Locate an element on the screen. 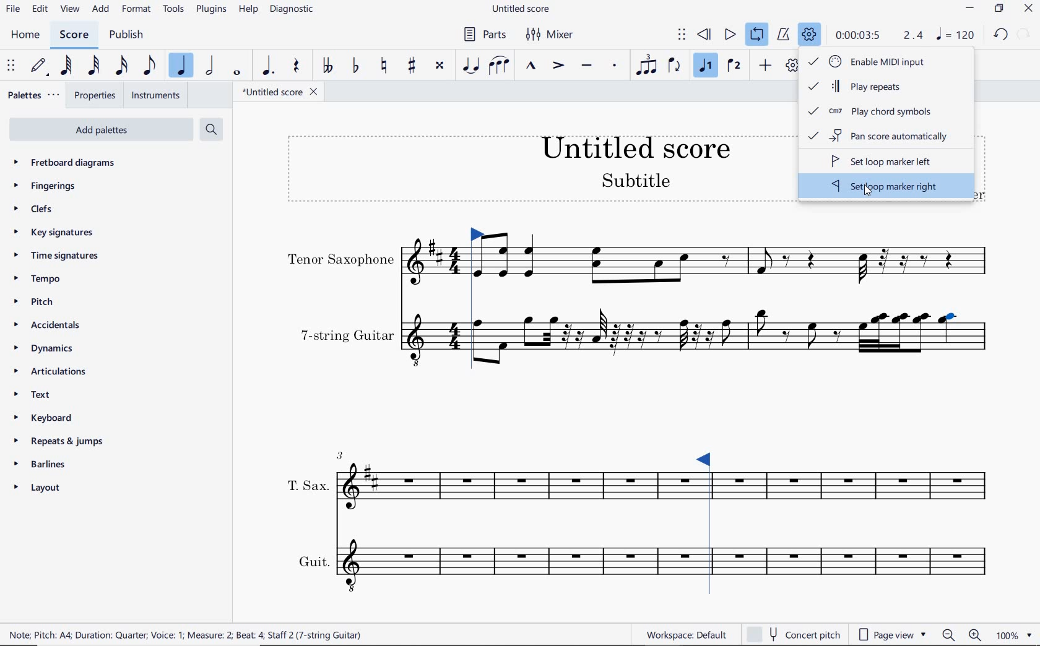  INSTRUMENT: TENOR SAXOPHONE is located at coordinates (750, 259).